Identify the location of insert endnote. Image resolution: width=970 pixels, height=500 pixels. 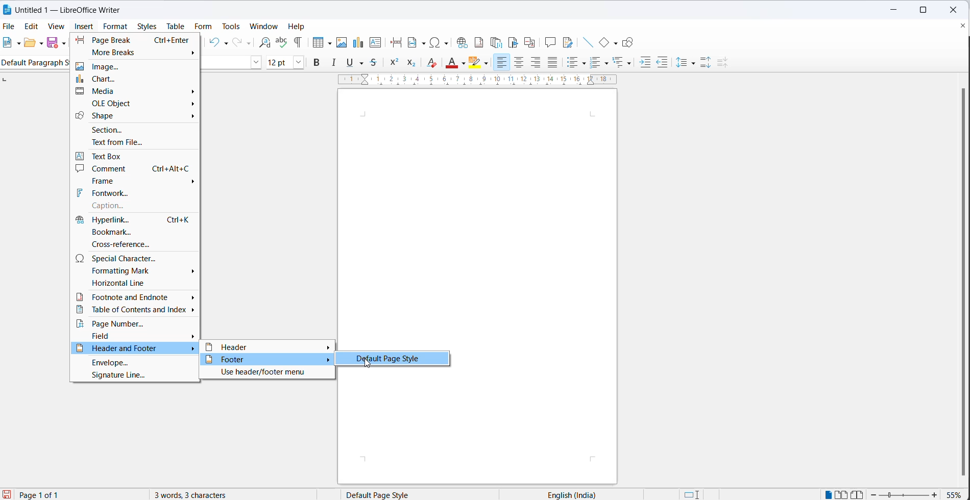
(499, 42).